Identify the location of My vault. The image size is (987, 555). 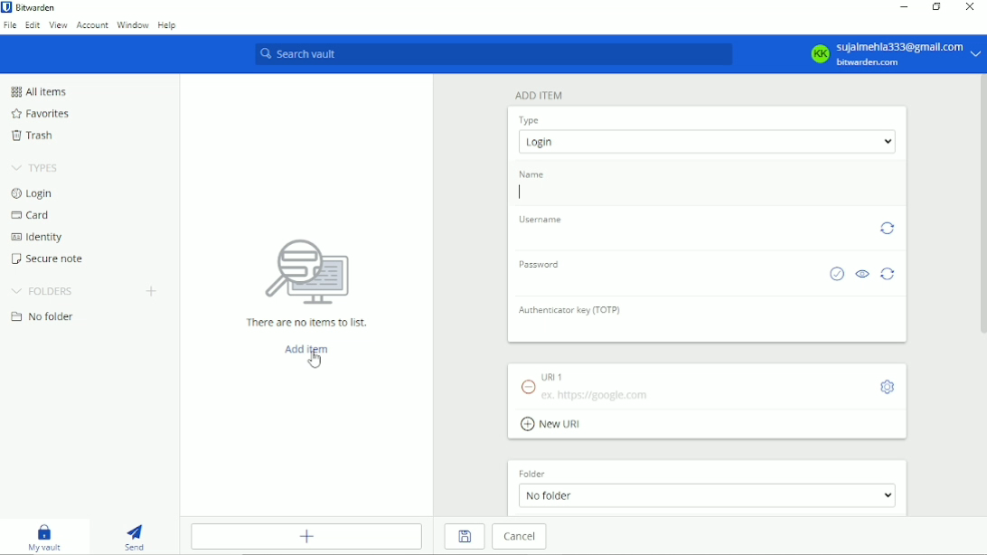
(43, 538).